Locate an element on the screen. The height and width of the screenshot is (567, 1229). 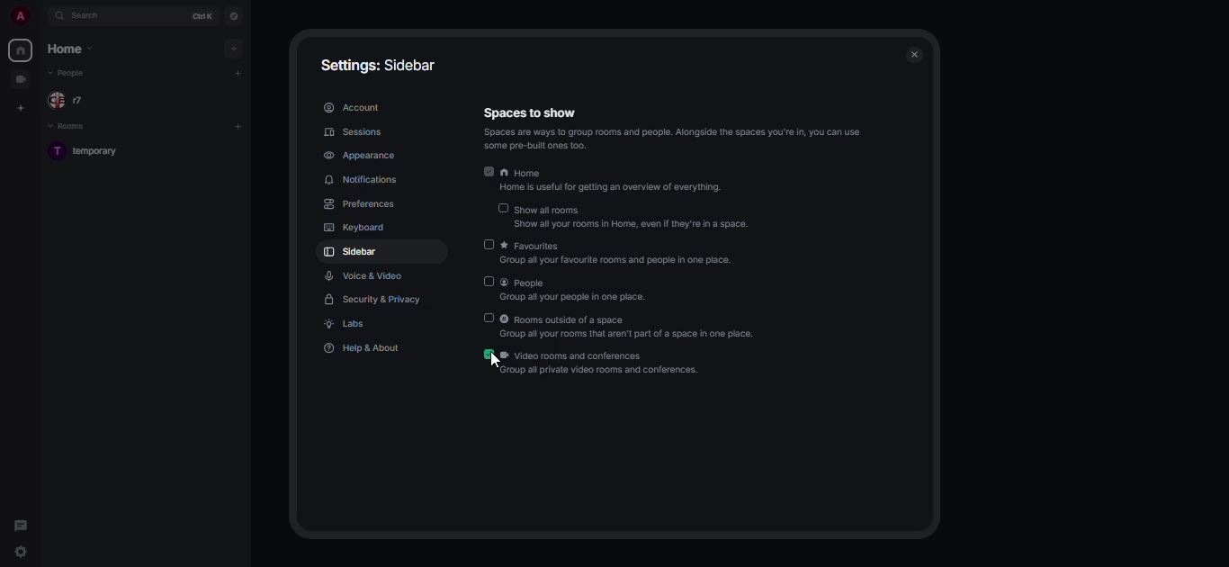
disabled is located at coordinates (489, 318).